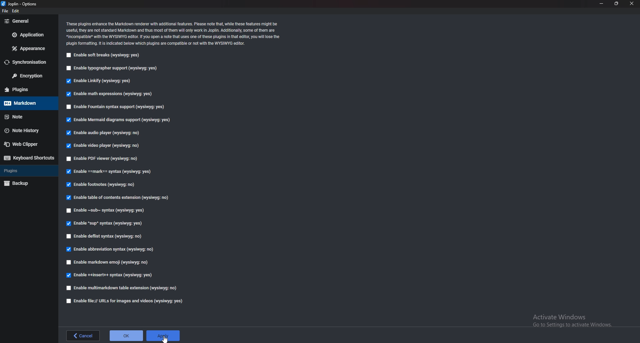 The height and width of the screenshot is (343, 640). What do you see at coordinates (26, 130) in the screenshot?
I see `Note history` at bounding box center [26, 130].